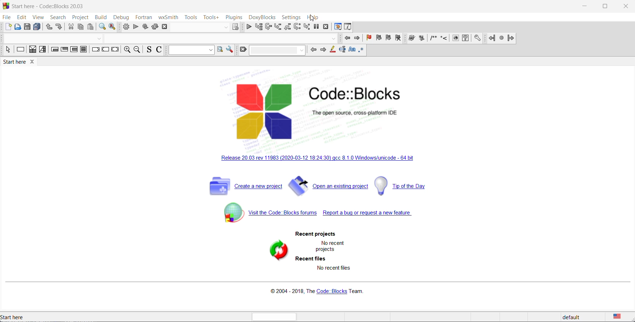 The image size is (635, 322). I want to click on DoxyBlocks, so click(261, 17).